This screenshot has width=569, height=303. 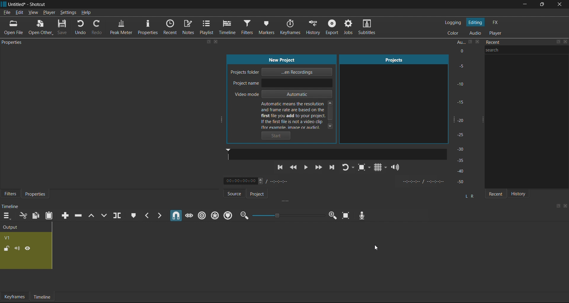 I want to click on Zoom timeline to fit, so click(x=346, y=217).